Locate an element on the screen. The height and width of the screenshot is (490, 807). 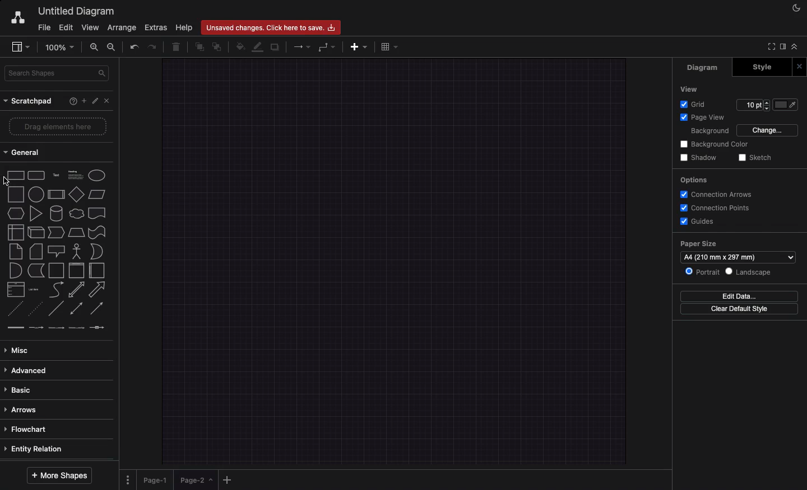
or is located at coordinates (96, 252).